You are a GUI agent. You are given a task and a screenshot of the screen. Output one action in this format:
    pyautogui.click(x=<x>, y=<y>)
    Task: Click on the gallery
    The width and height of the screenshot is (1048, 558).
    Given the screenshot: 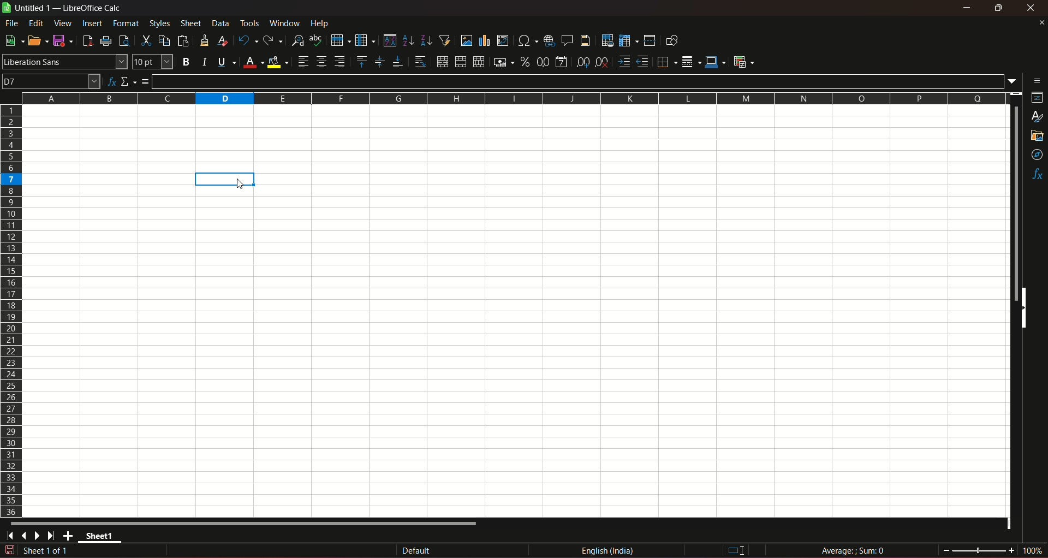 What is the action you would take?
    pyautogui.click(x=1036, y=136)
    